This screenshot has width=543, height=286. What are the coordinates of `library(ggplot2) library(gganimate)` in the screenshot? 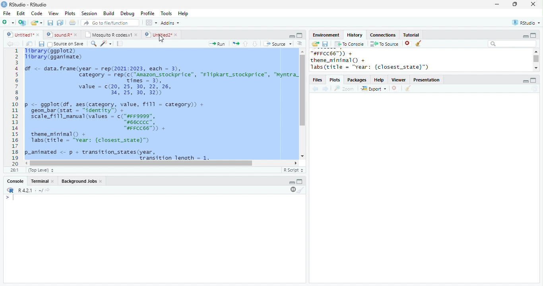 It's located at (58, 54).